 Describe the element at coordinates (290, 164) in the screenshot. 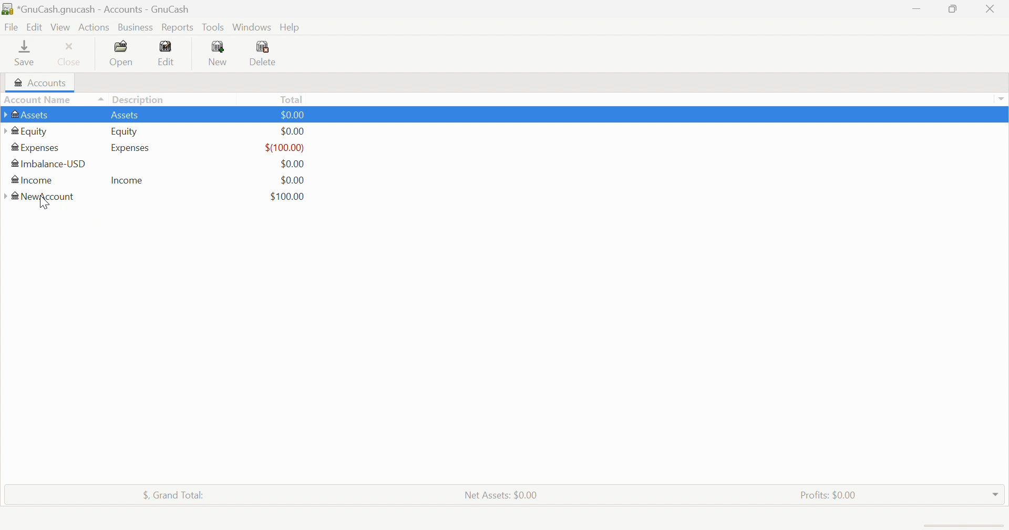

I see `$0.00` at that location.